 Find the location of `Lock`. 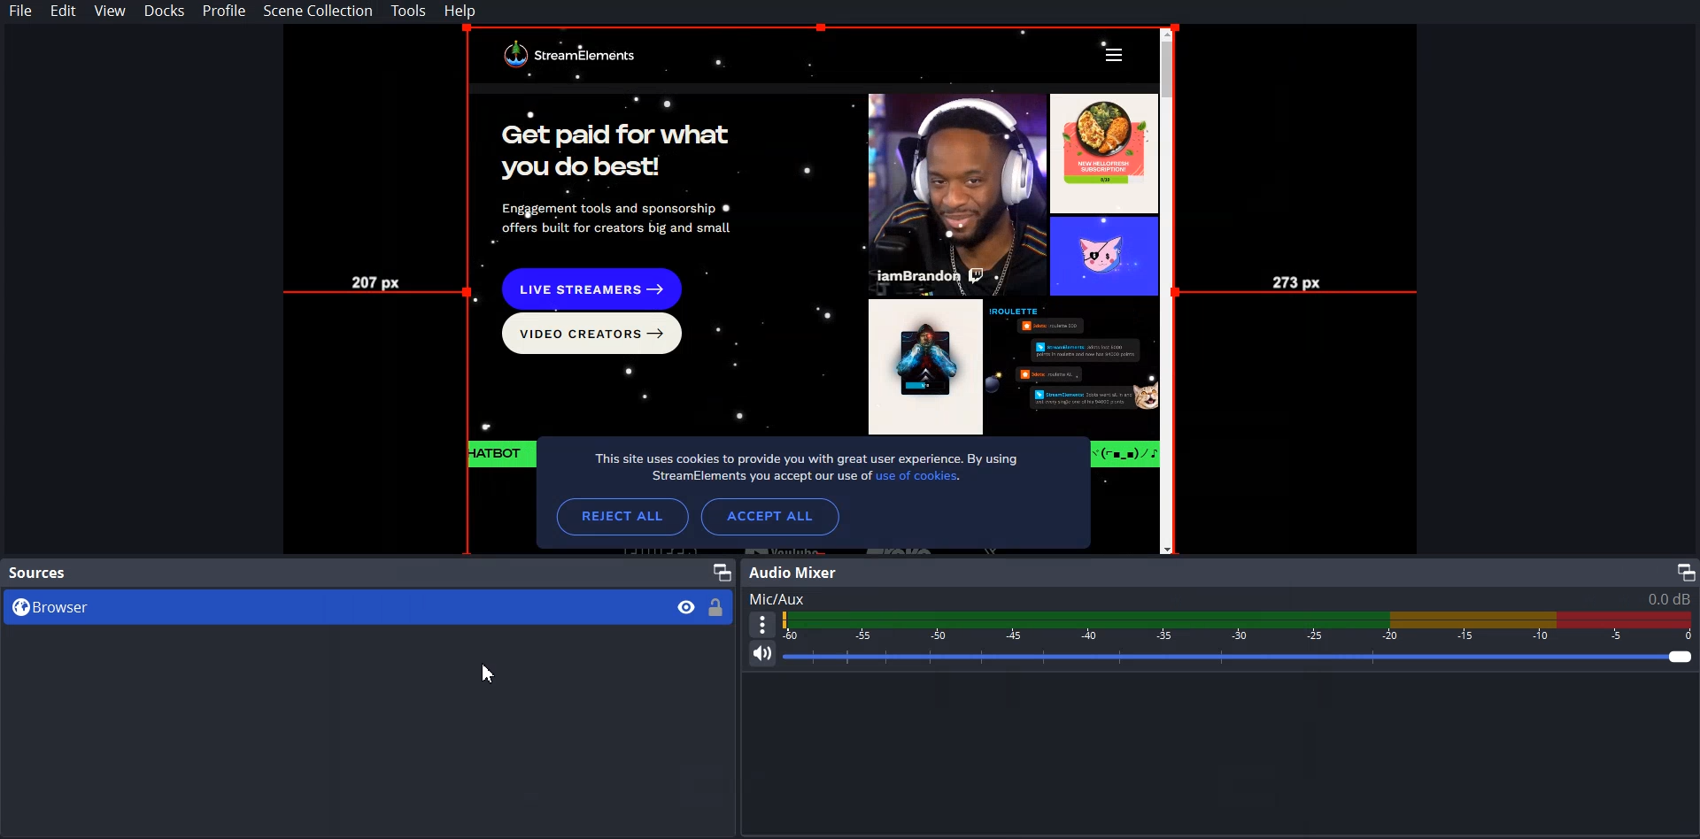

Lock is located at coordinates (716, 606).